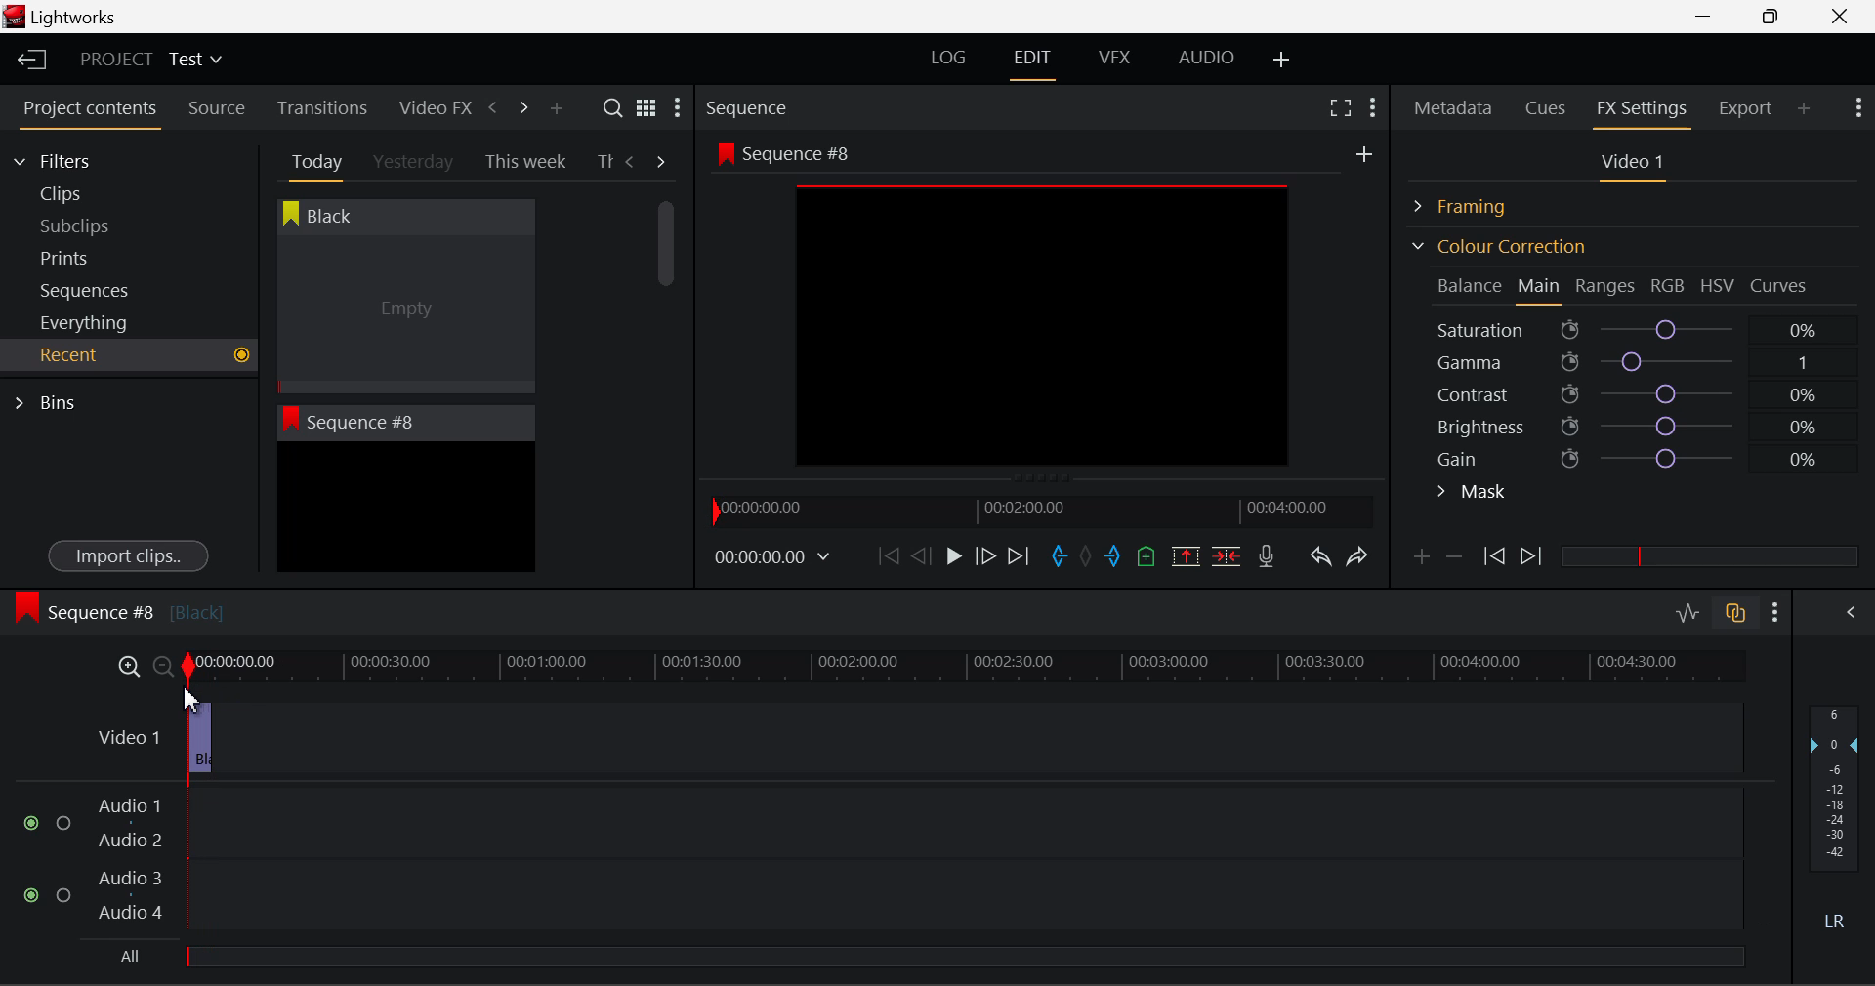  Describe the element at coordinates (92, 254) in the screenshot. I see `Prints` at that location.